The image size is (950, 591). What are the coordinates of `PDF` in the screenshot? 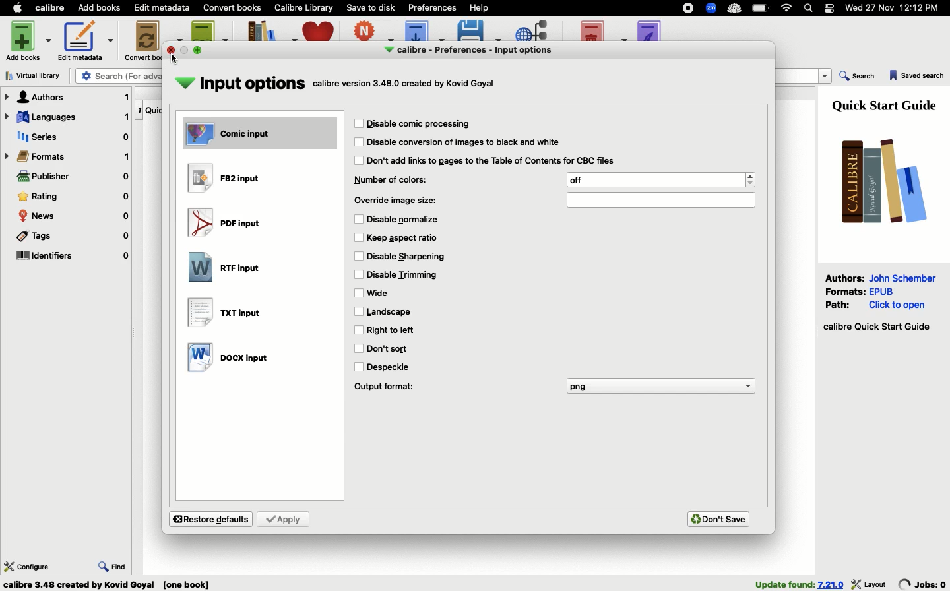 It's located at (228, 224).